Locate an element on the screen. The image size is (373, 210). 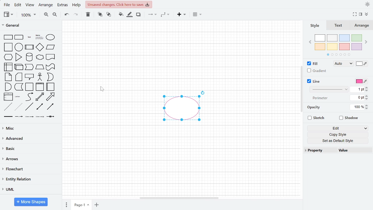
connector is located at coordinates (165, 15).